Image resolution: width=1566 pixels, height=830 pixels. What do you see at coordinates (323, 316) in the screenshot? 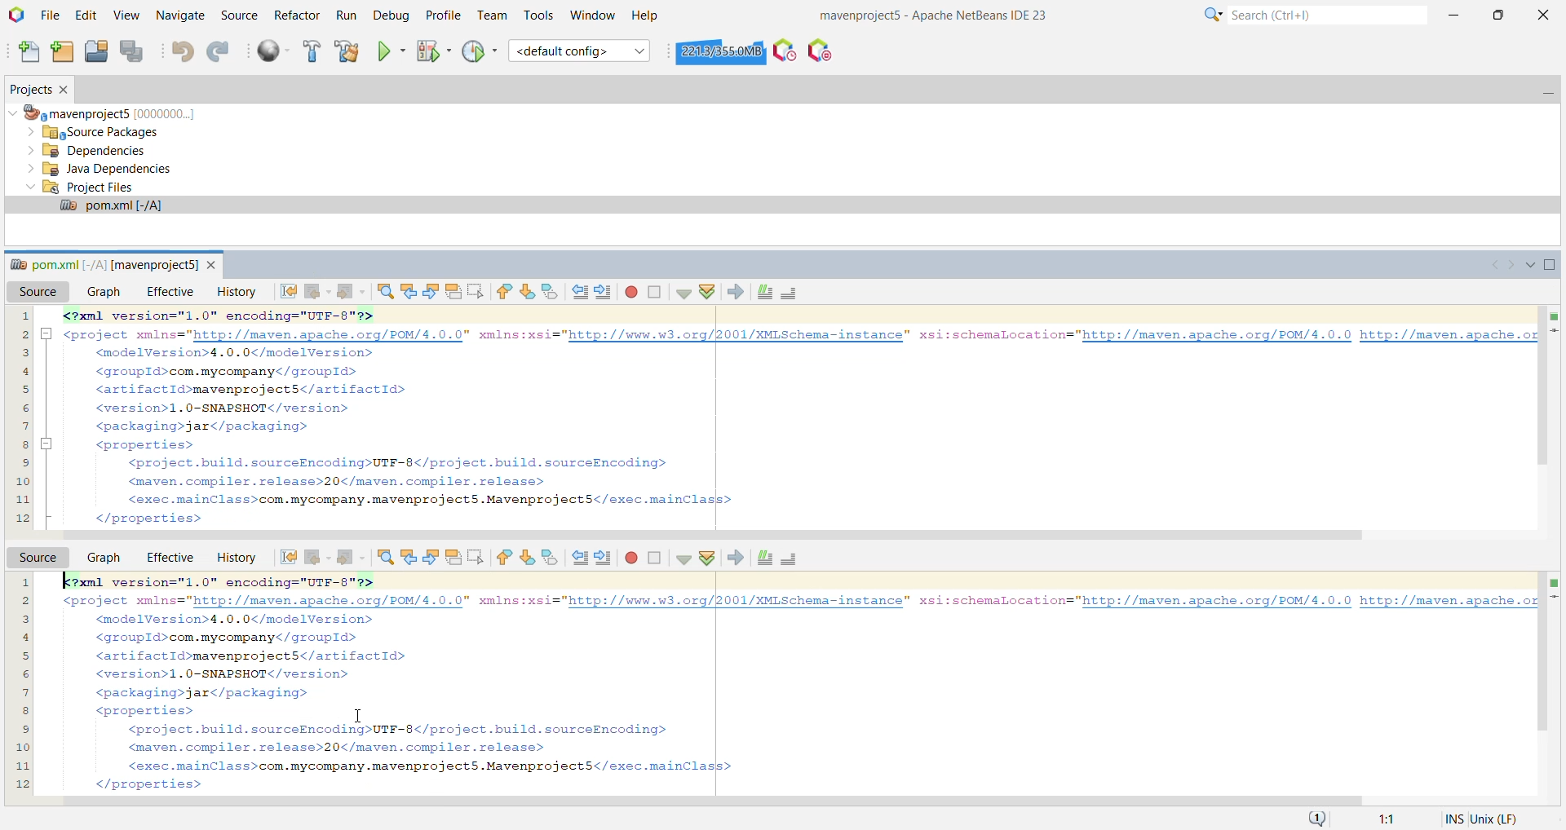
I see `<?xml version="1.0" encoding="UTF-8"?>` at bounding box center [323, 316].